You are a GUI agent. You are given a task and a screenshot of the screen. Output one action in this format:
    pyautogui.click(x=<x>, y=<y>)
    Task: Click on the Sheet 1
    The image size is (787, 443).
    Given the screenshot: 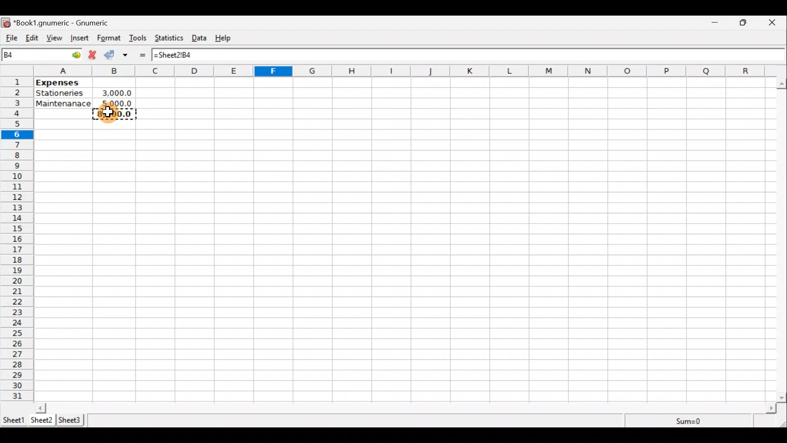 What is the action you would take?
    pyautogui.click(x=14, y=419)
    